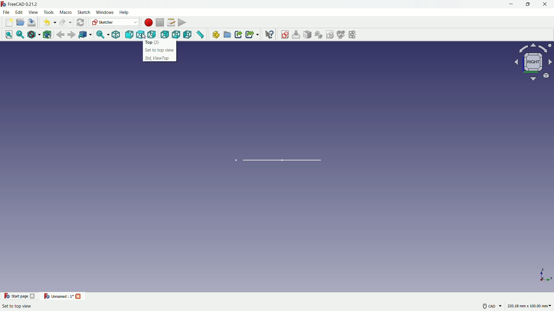 The width and height of the screenshot is (554, 311). Describe the element at coordinates (177, 35) in the screenshot. I see `bottom view` at that location.